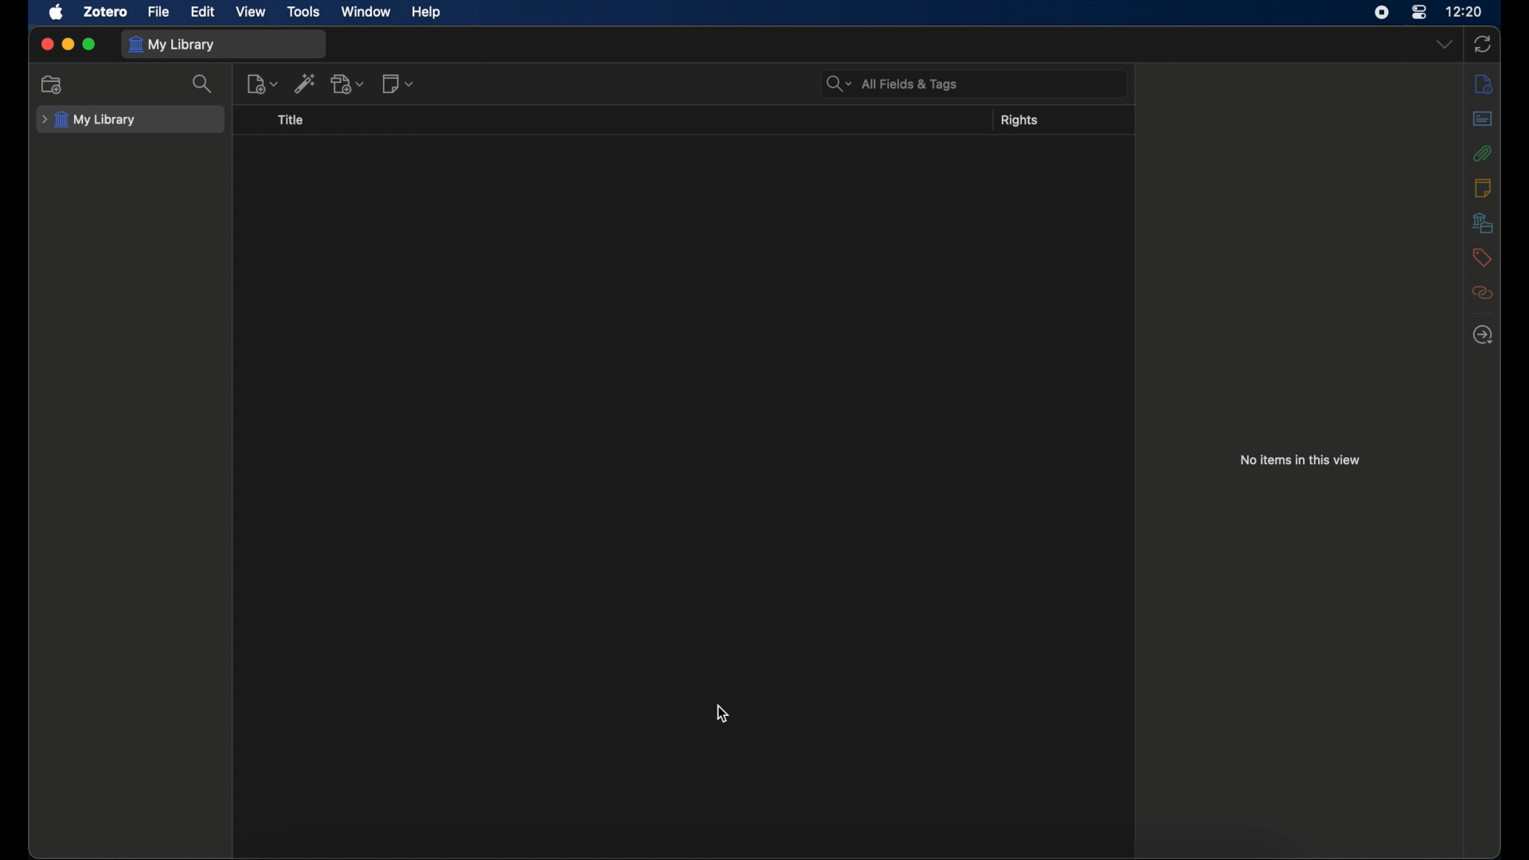  Describe the element at coordinates (348, 84) in the screenshot. I see `add attachments` at that location.